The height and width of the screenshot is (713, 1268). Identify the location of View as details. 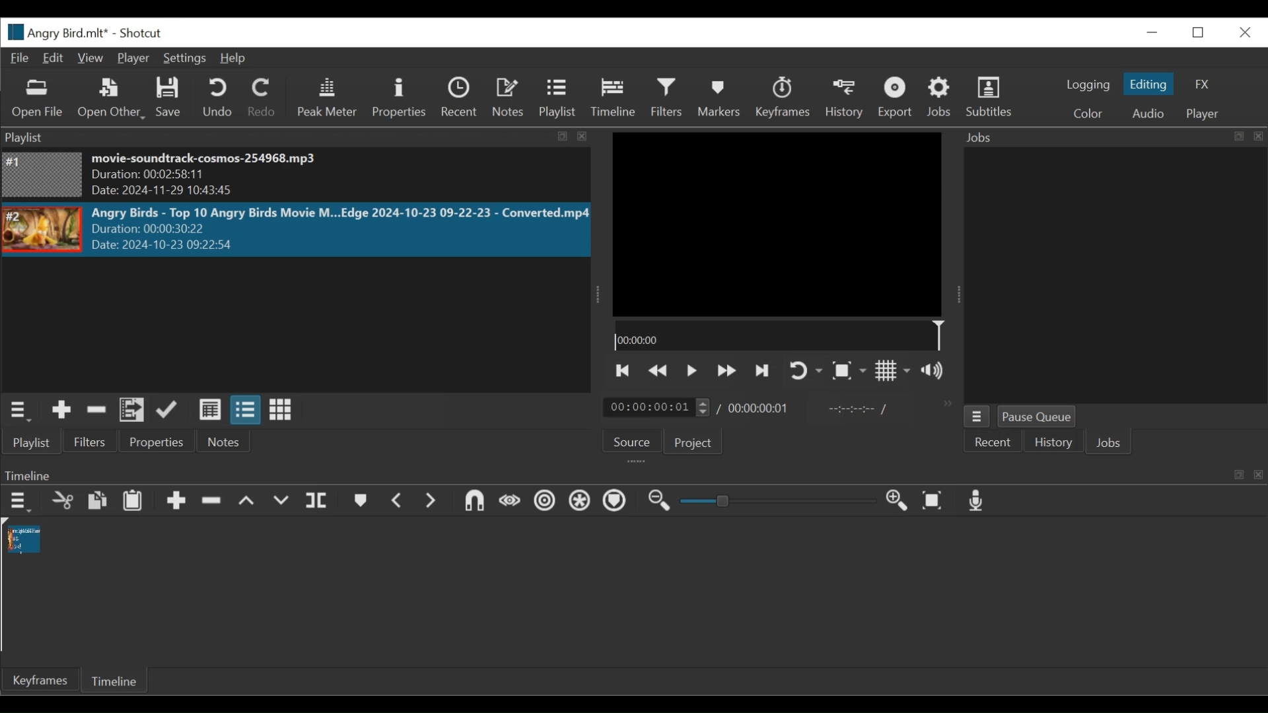
(209, 411).